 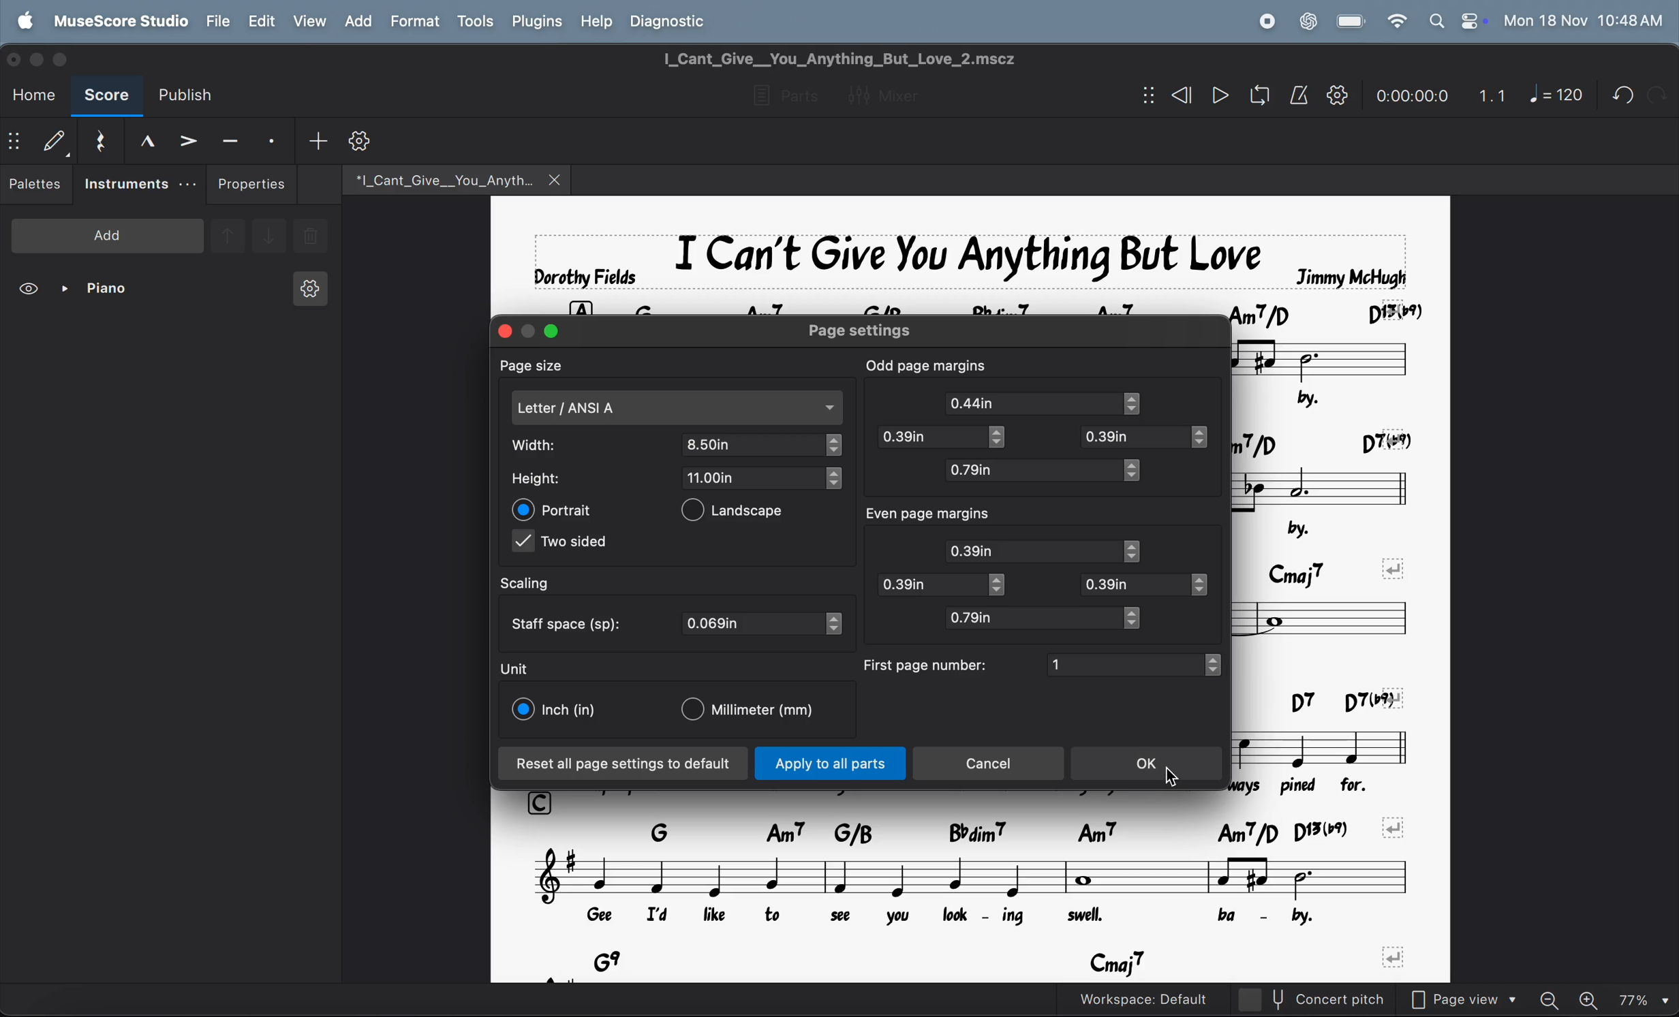 I want to click on publish, so click(x=191, y=95).